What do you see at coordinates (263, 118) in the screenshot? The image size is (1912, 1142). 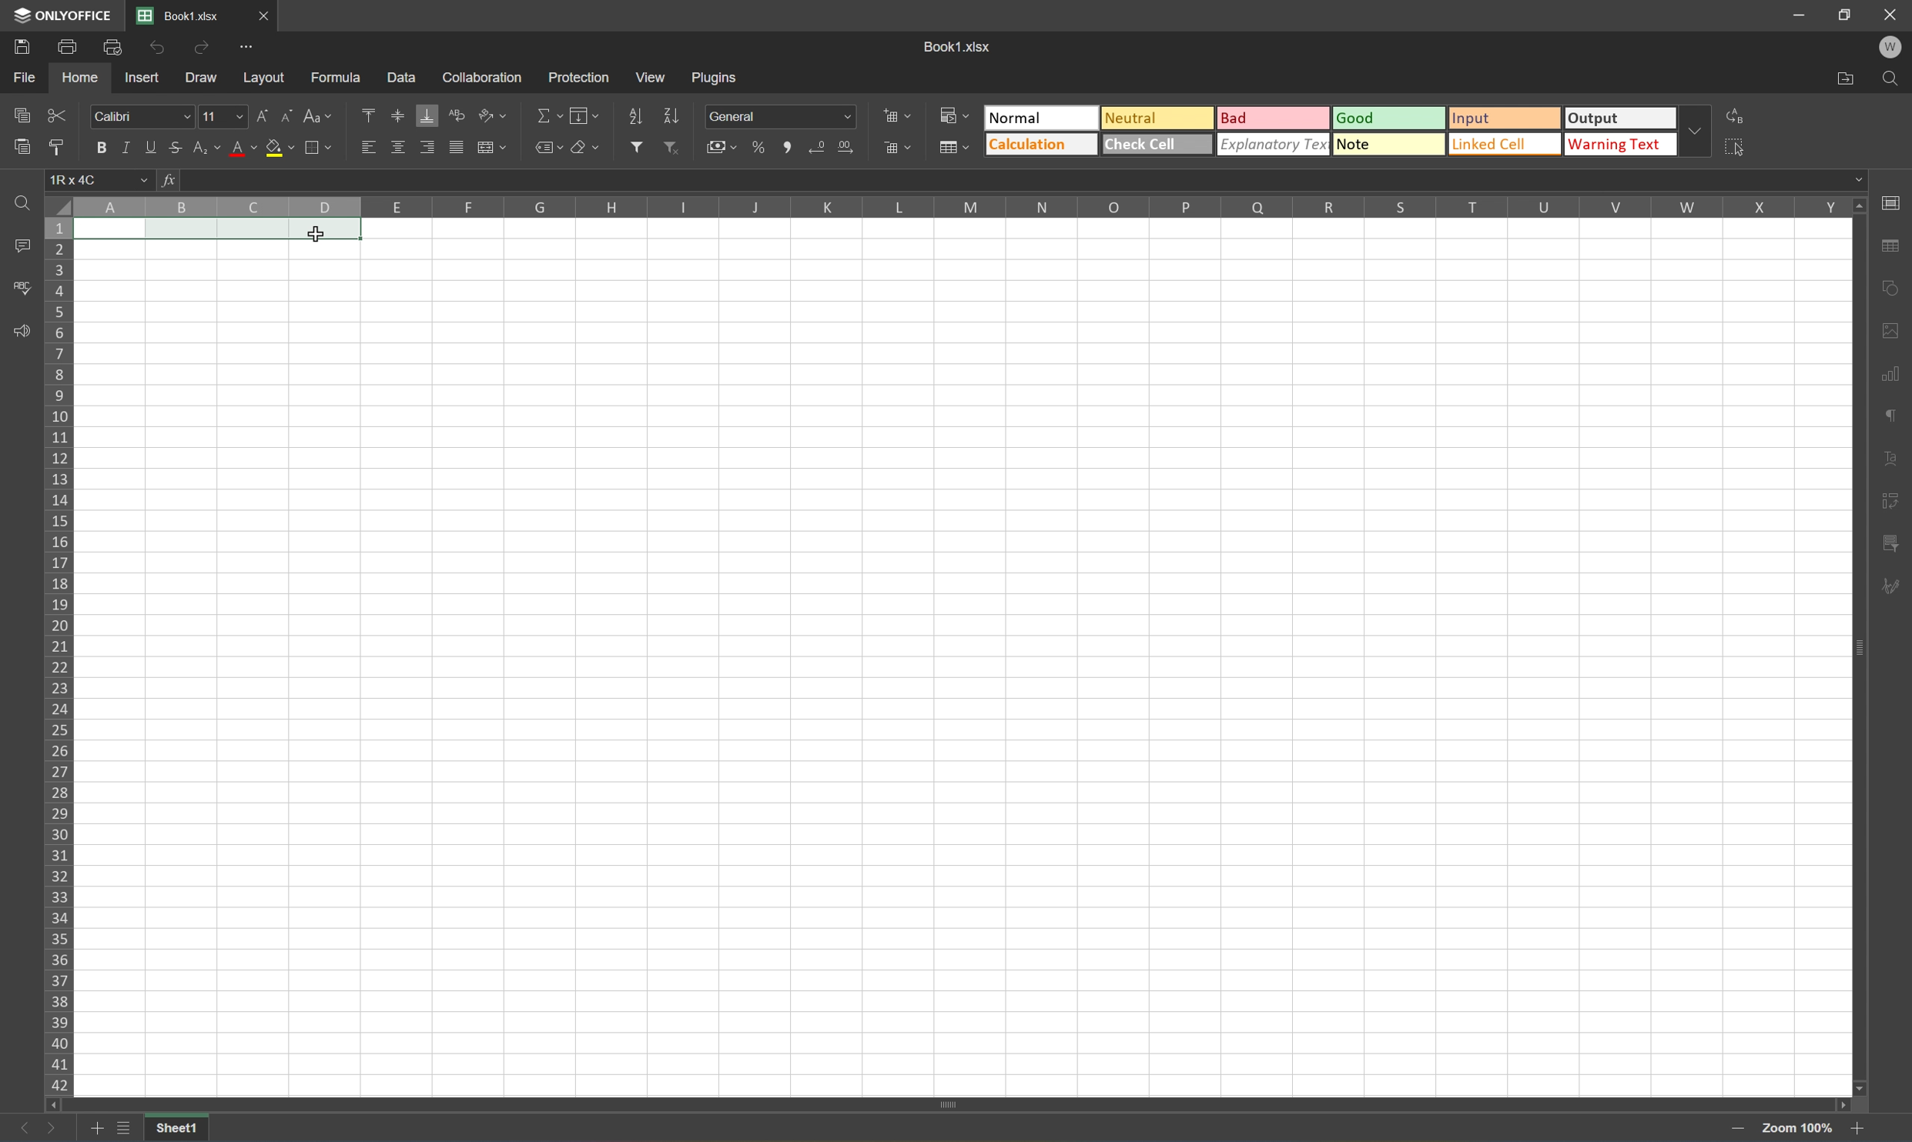 I see `Increment font size` at bounding box center [263, 118].